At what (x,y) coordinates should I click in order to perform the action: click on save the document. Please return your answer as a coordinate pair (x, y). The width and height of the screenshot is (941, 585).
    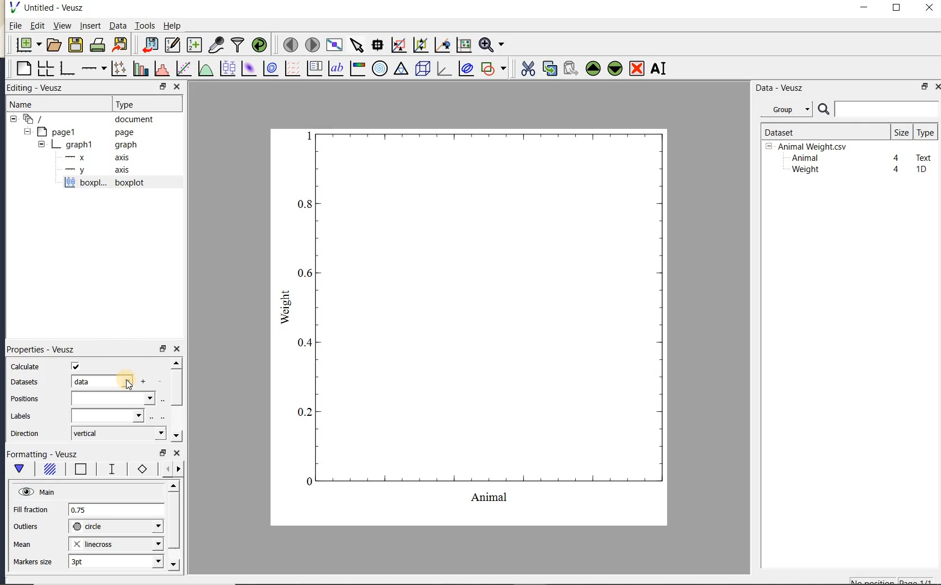
    Looking at the image, I should click on (75, 45).